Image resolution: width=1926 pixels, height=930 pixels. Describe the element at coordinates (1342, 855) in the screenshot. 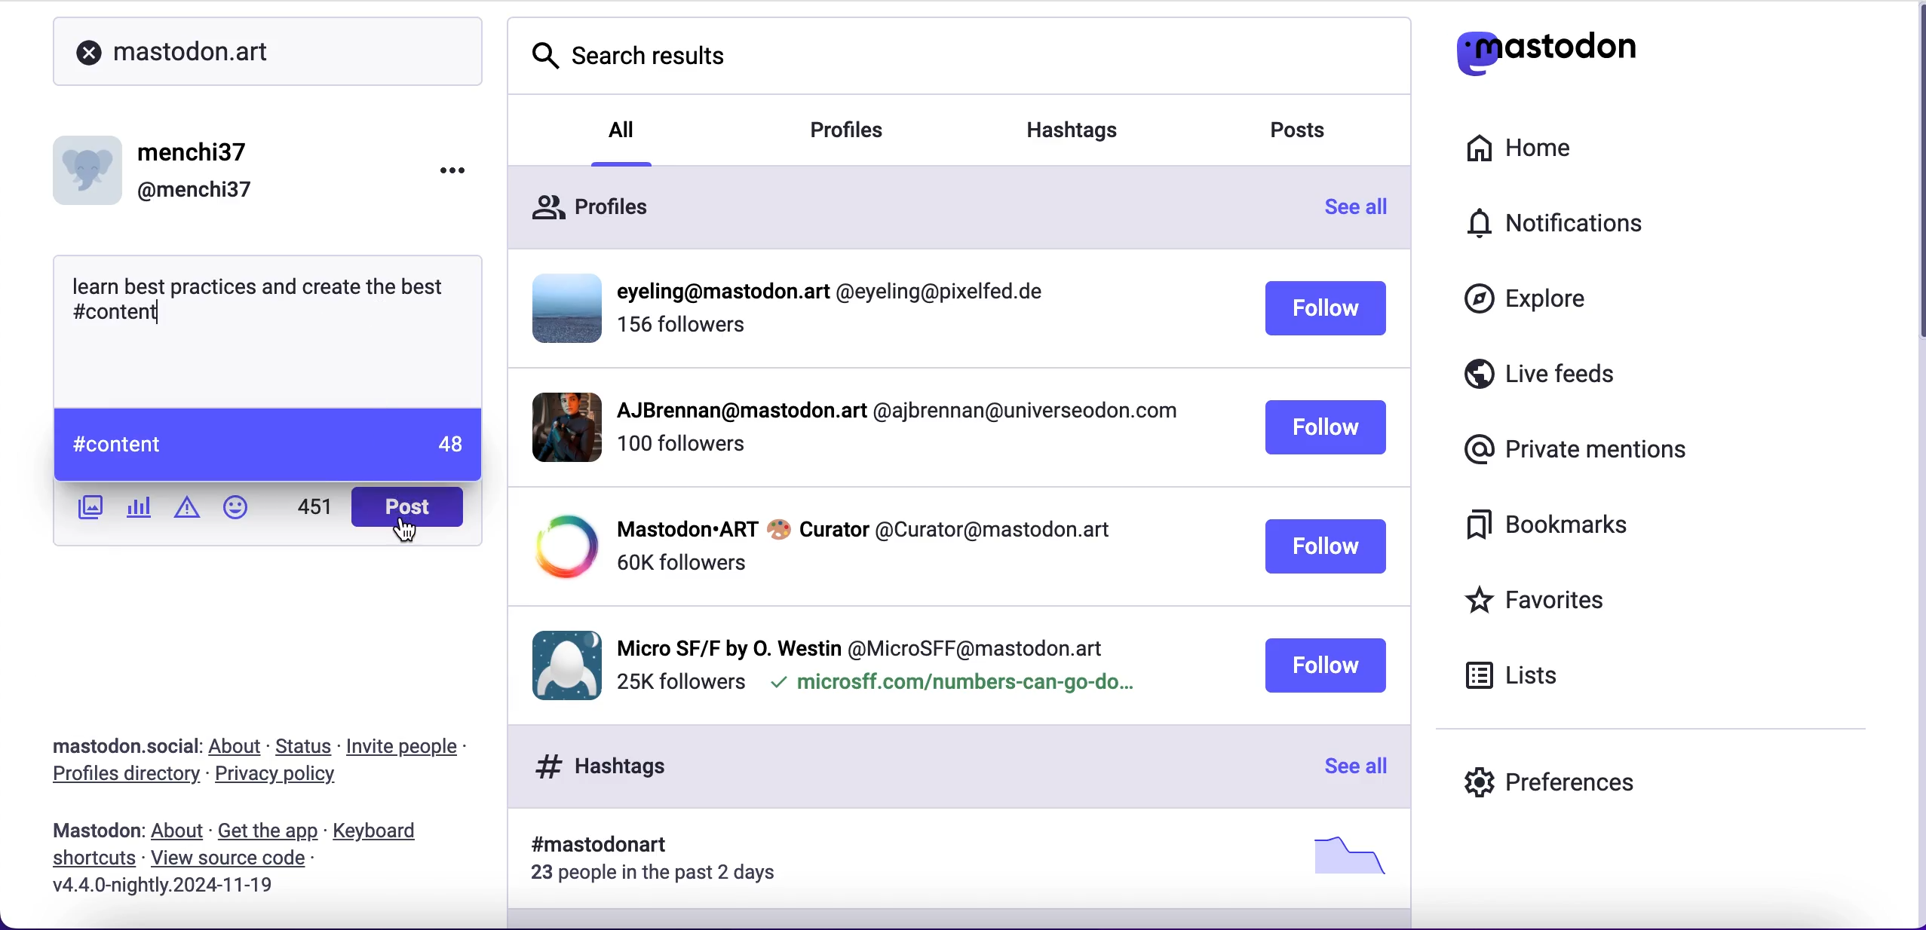

I see `picture` at that location.